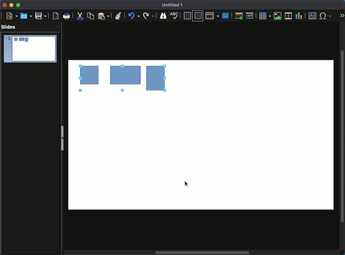 The image size is (345, 255). I want to click on Finder, so click(163, 16).